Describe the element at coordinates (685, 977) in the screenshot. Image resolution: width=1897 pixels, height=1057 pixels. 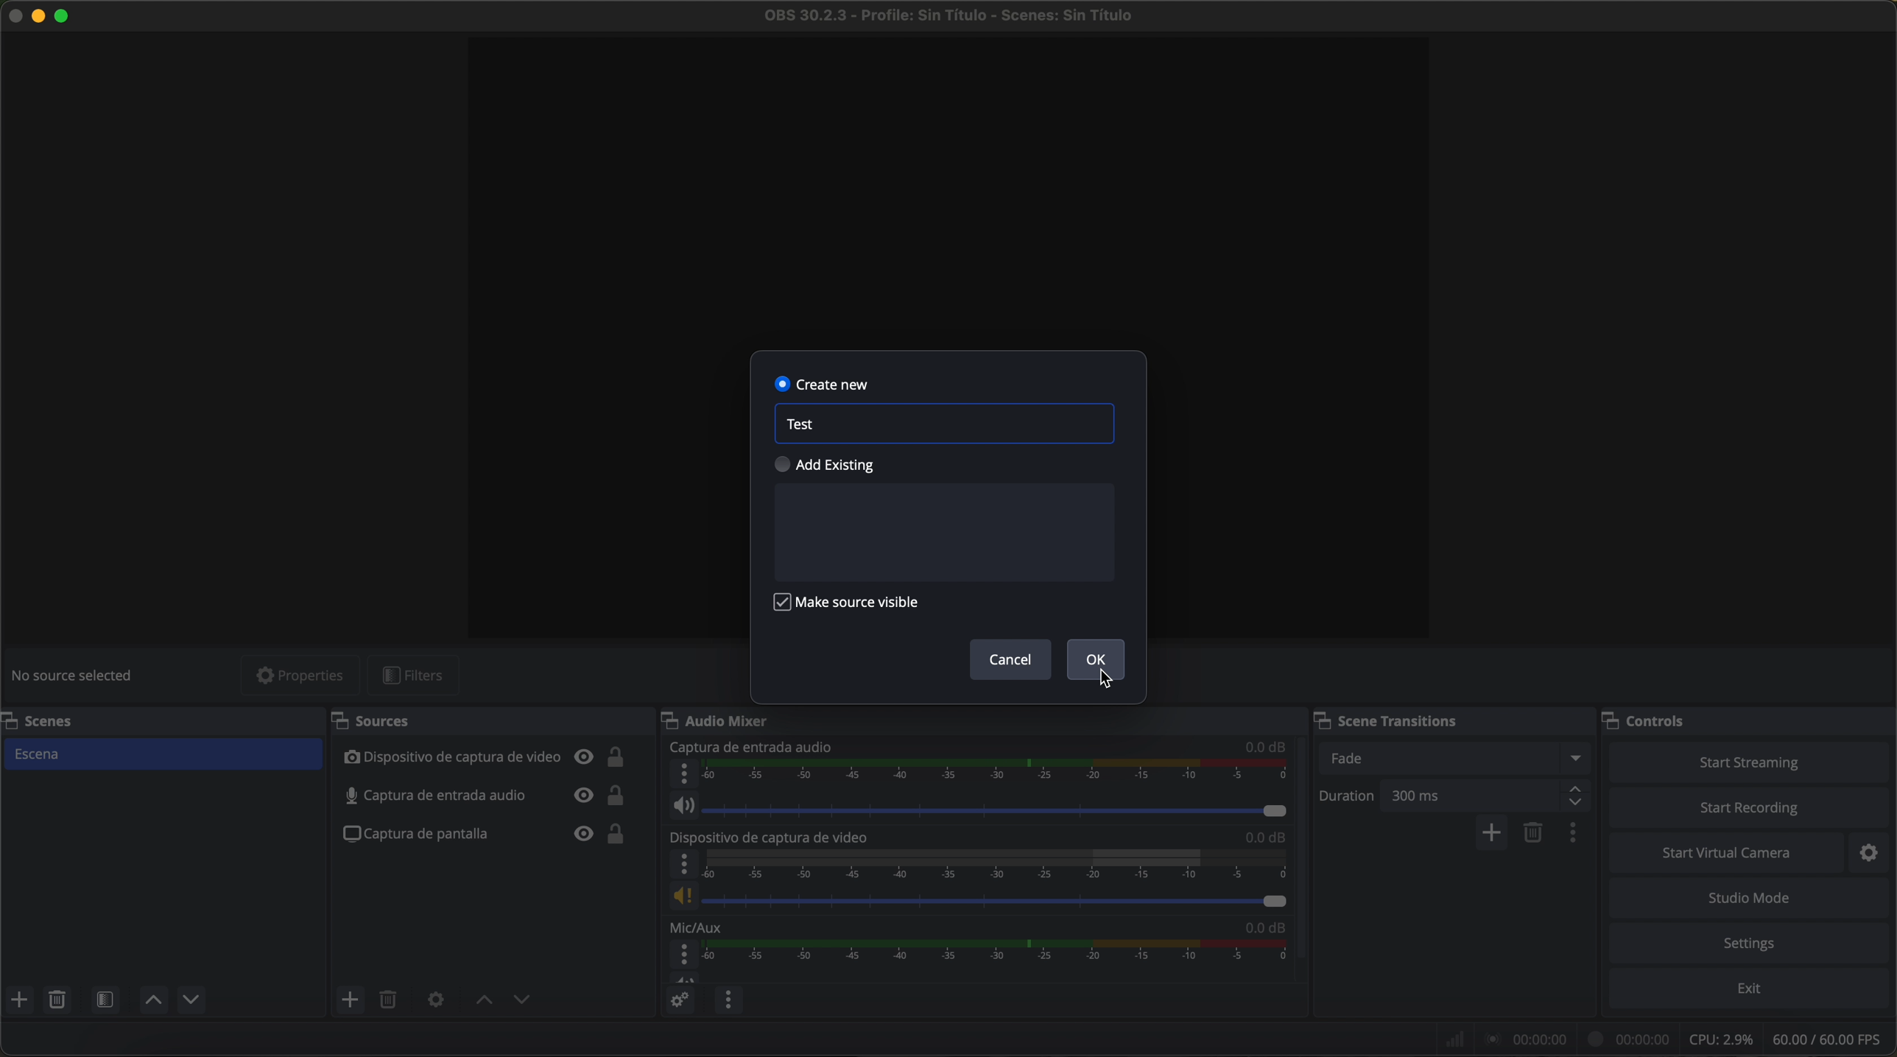
I see `vol` at that location.